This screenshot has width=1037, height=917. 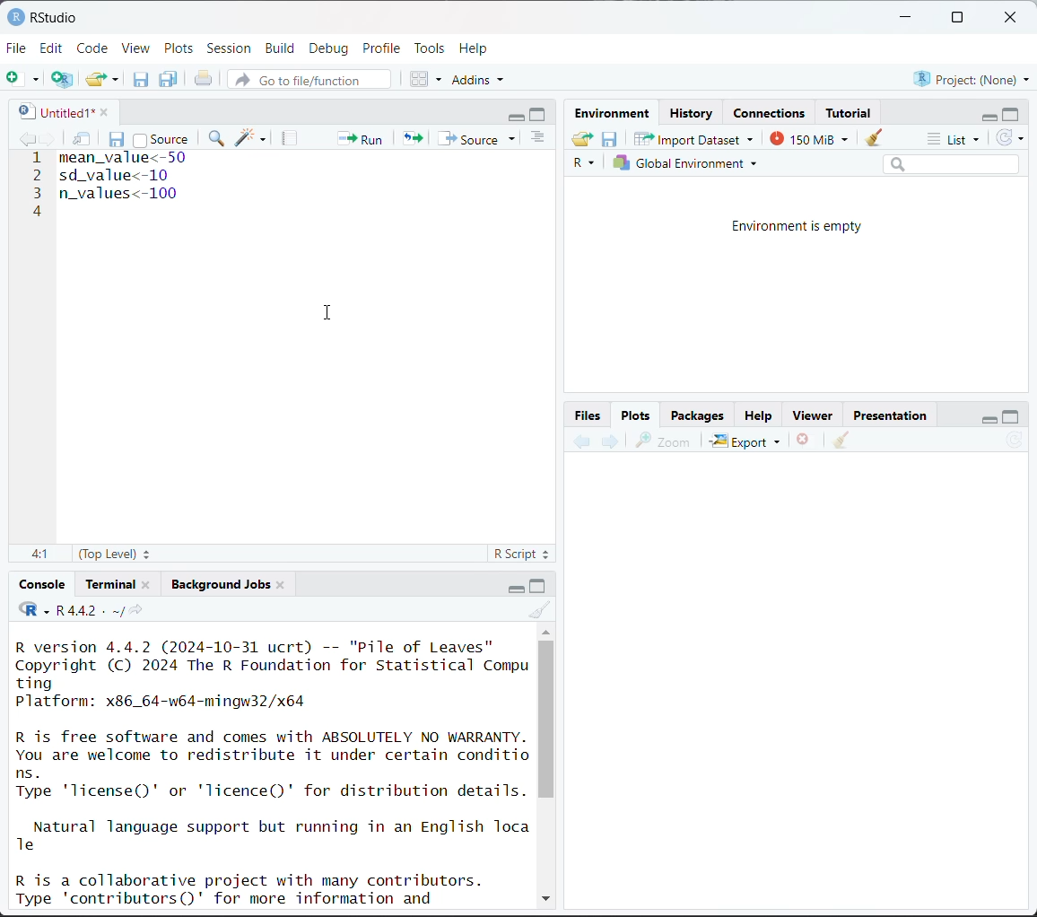 I want to click on Terminal, so click(x=112, y=581).